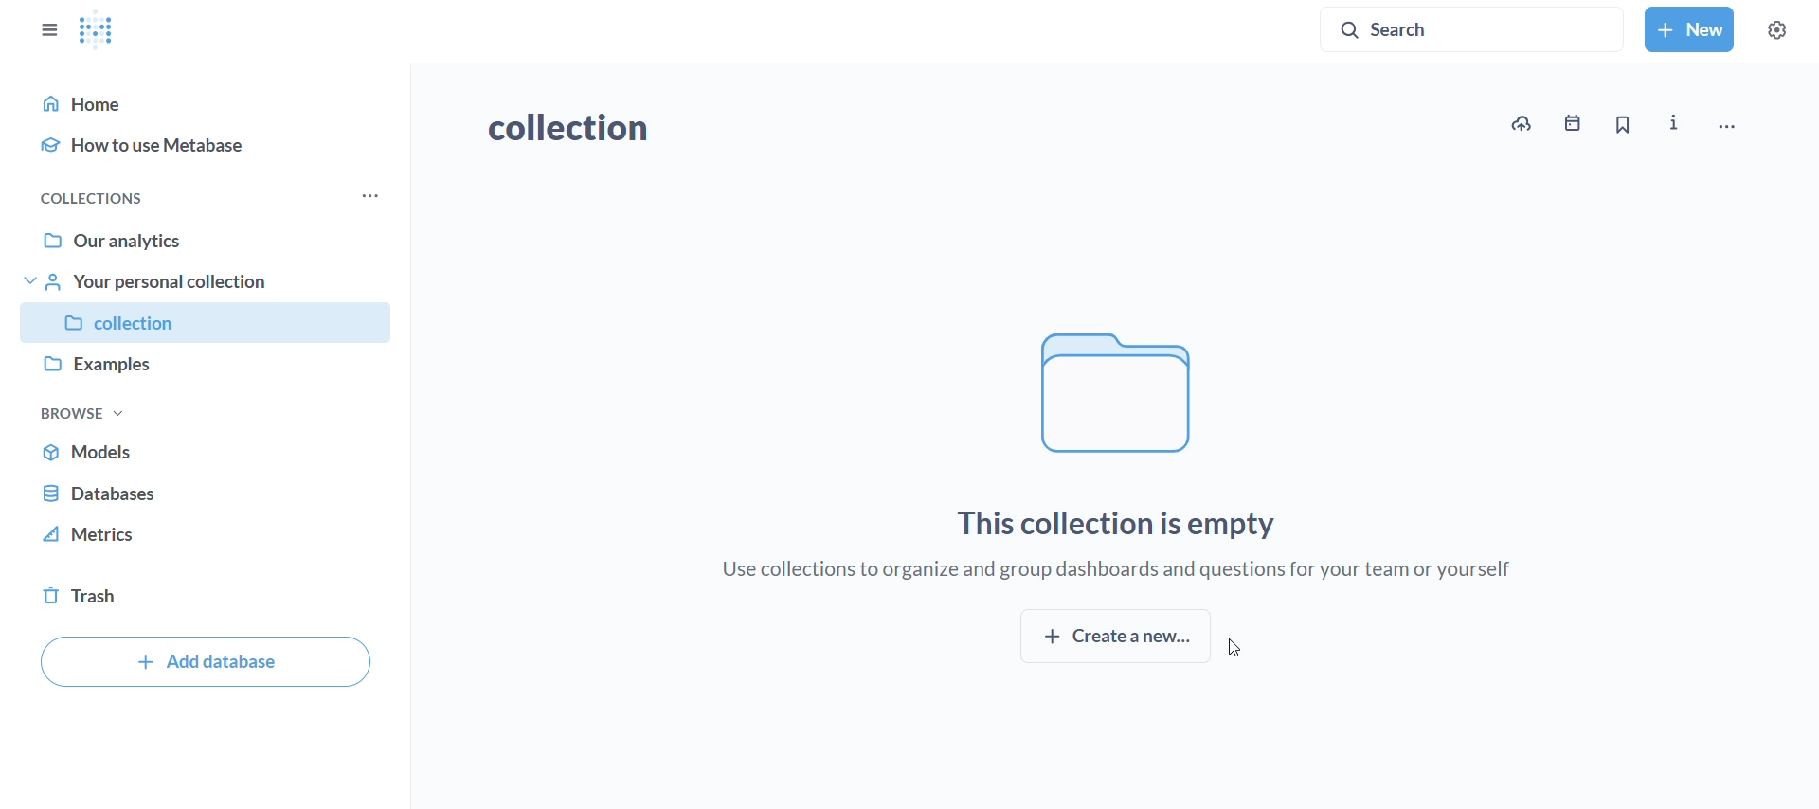  I want to click on examples, so click(203, 369).